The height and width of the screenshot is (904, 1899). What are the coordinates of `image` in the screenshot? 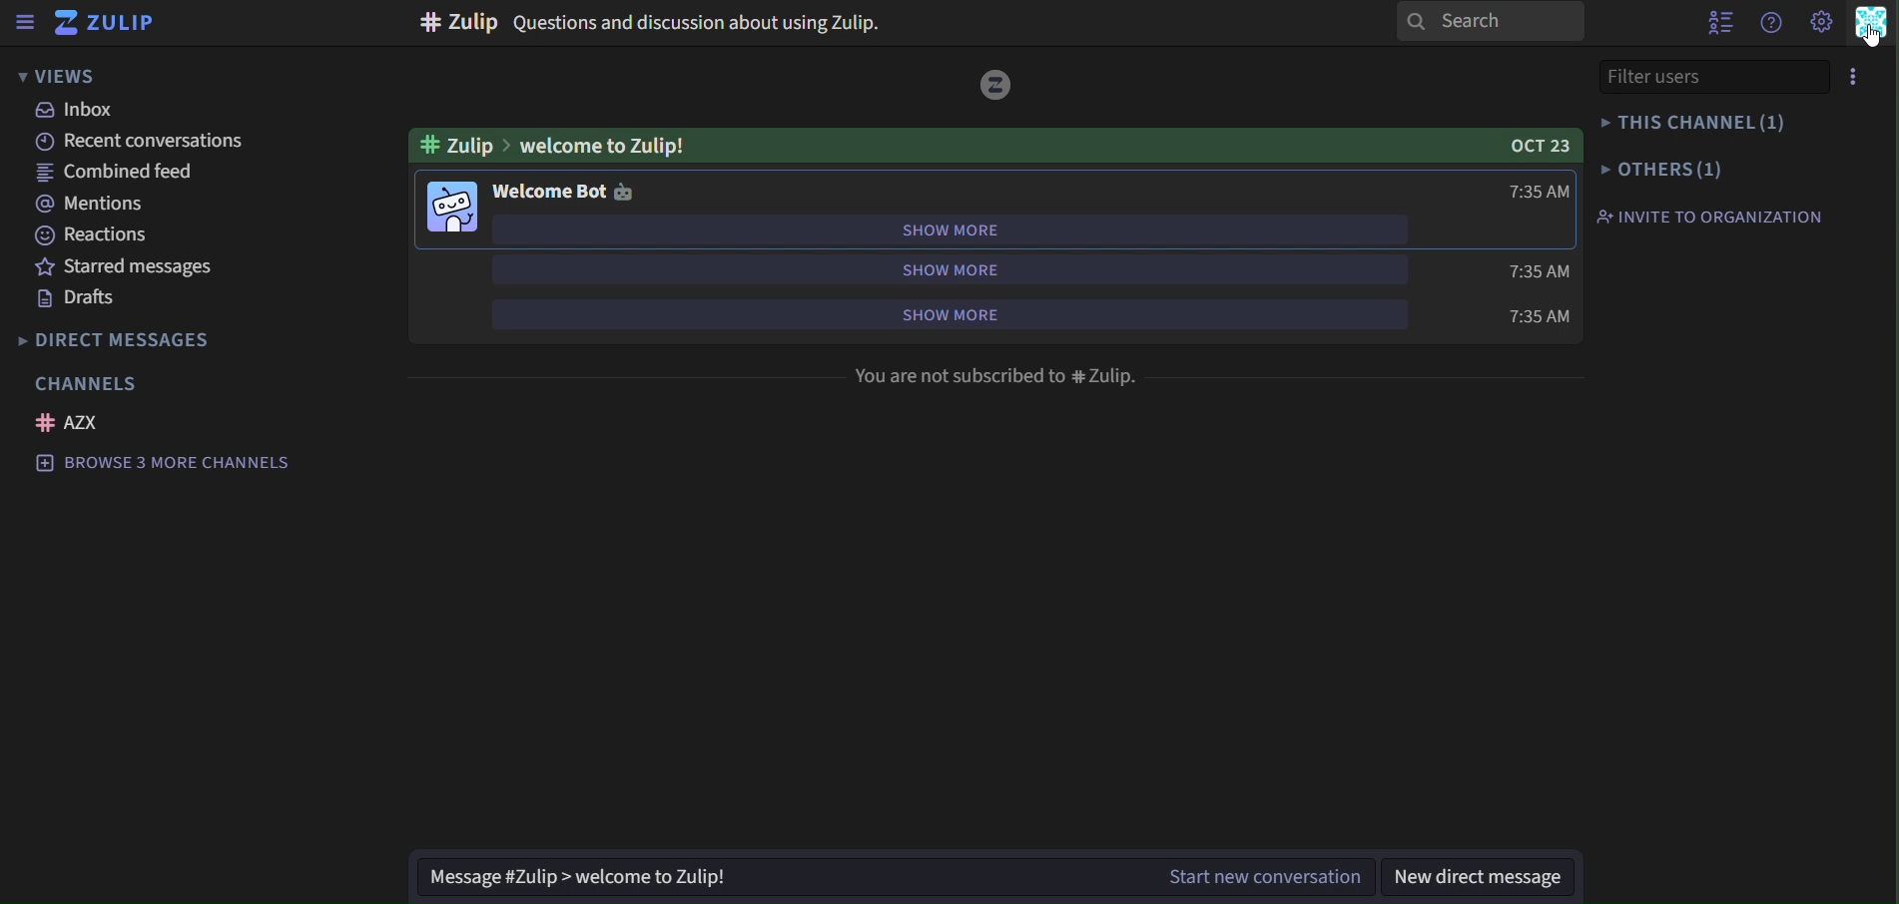 It's located at (997, 83).